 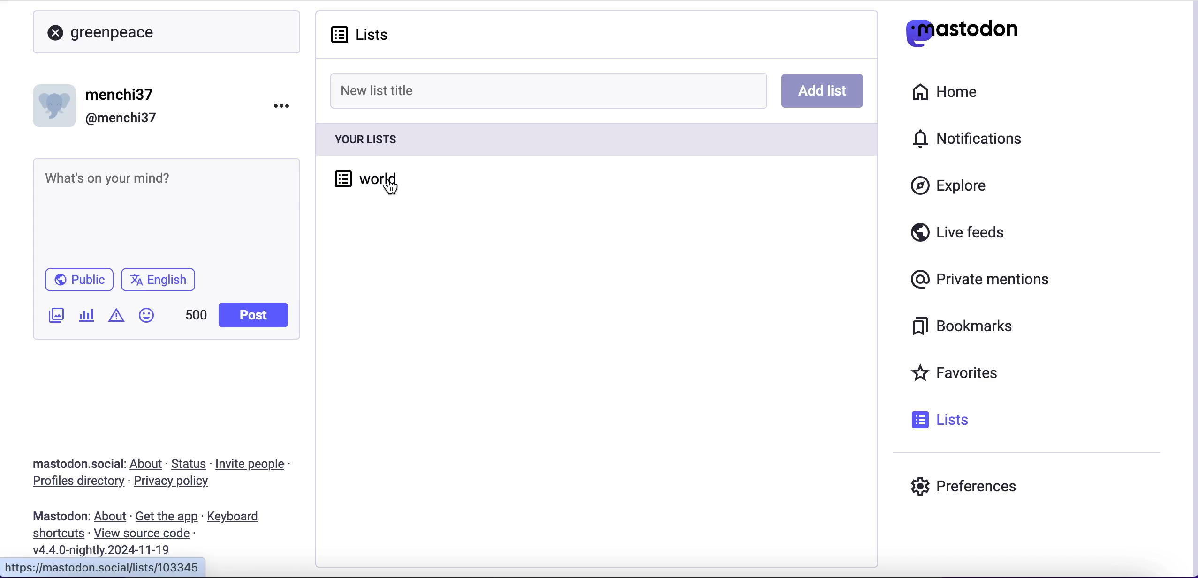 I want to click on add content warning, so click(x=118, y=317).